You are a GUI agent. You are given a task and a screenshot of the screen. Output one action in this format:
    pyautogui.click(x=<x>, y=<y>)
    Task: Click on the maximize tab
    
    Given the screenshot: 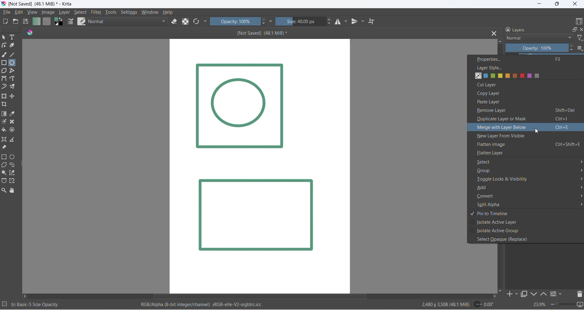 What is the action you would take?
    pyautogui.click(x=524, y=294)
    